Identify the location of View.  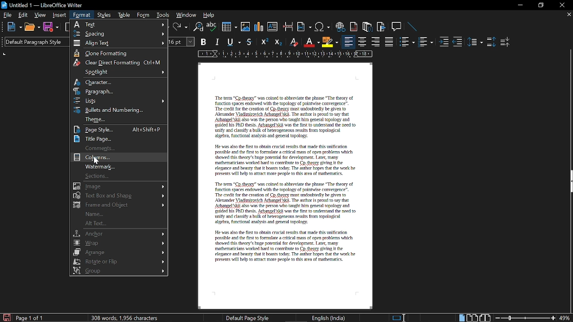
(39, 15).